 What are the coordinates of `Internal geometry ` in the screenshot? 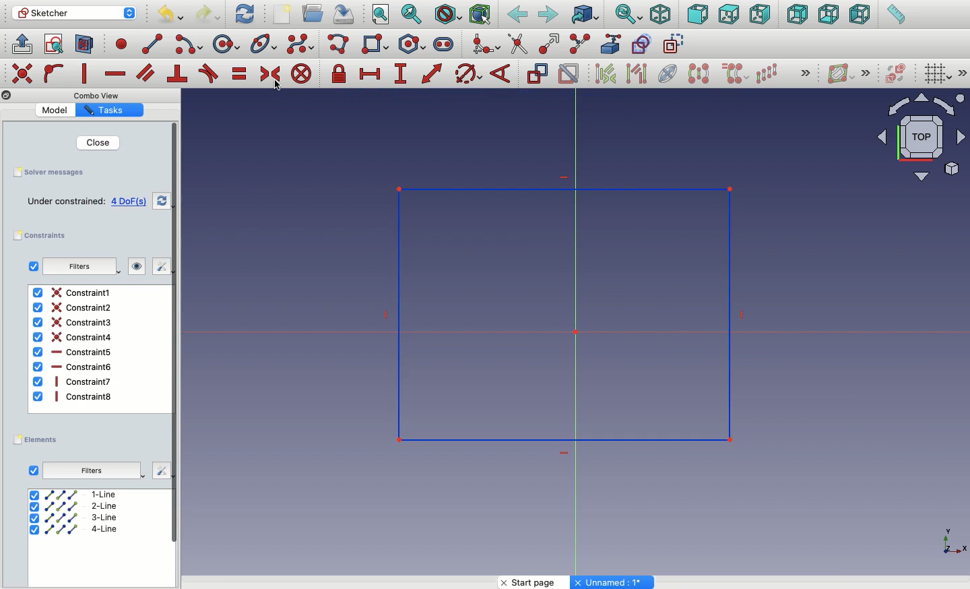 It's located at (668, 72).